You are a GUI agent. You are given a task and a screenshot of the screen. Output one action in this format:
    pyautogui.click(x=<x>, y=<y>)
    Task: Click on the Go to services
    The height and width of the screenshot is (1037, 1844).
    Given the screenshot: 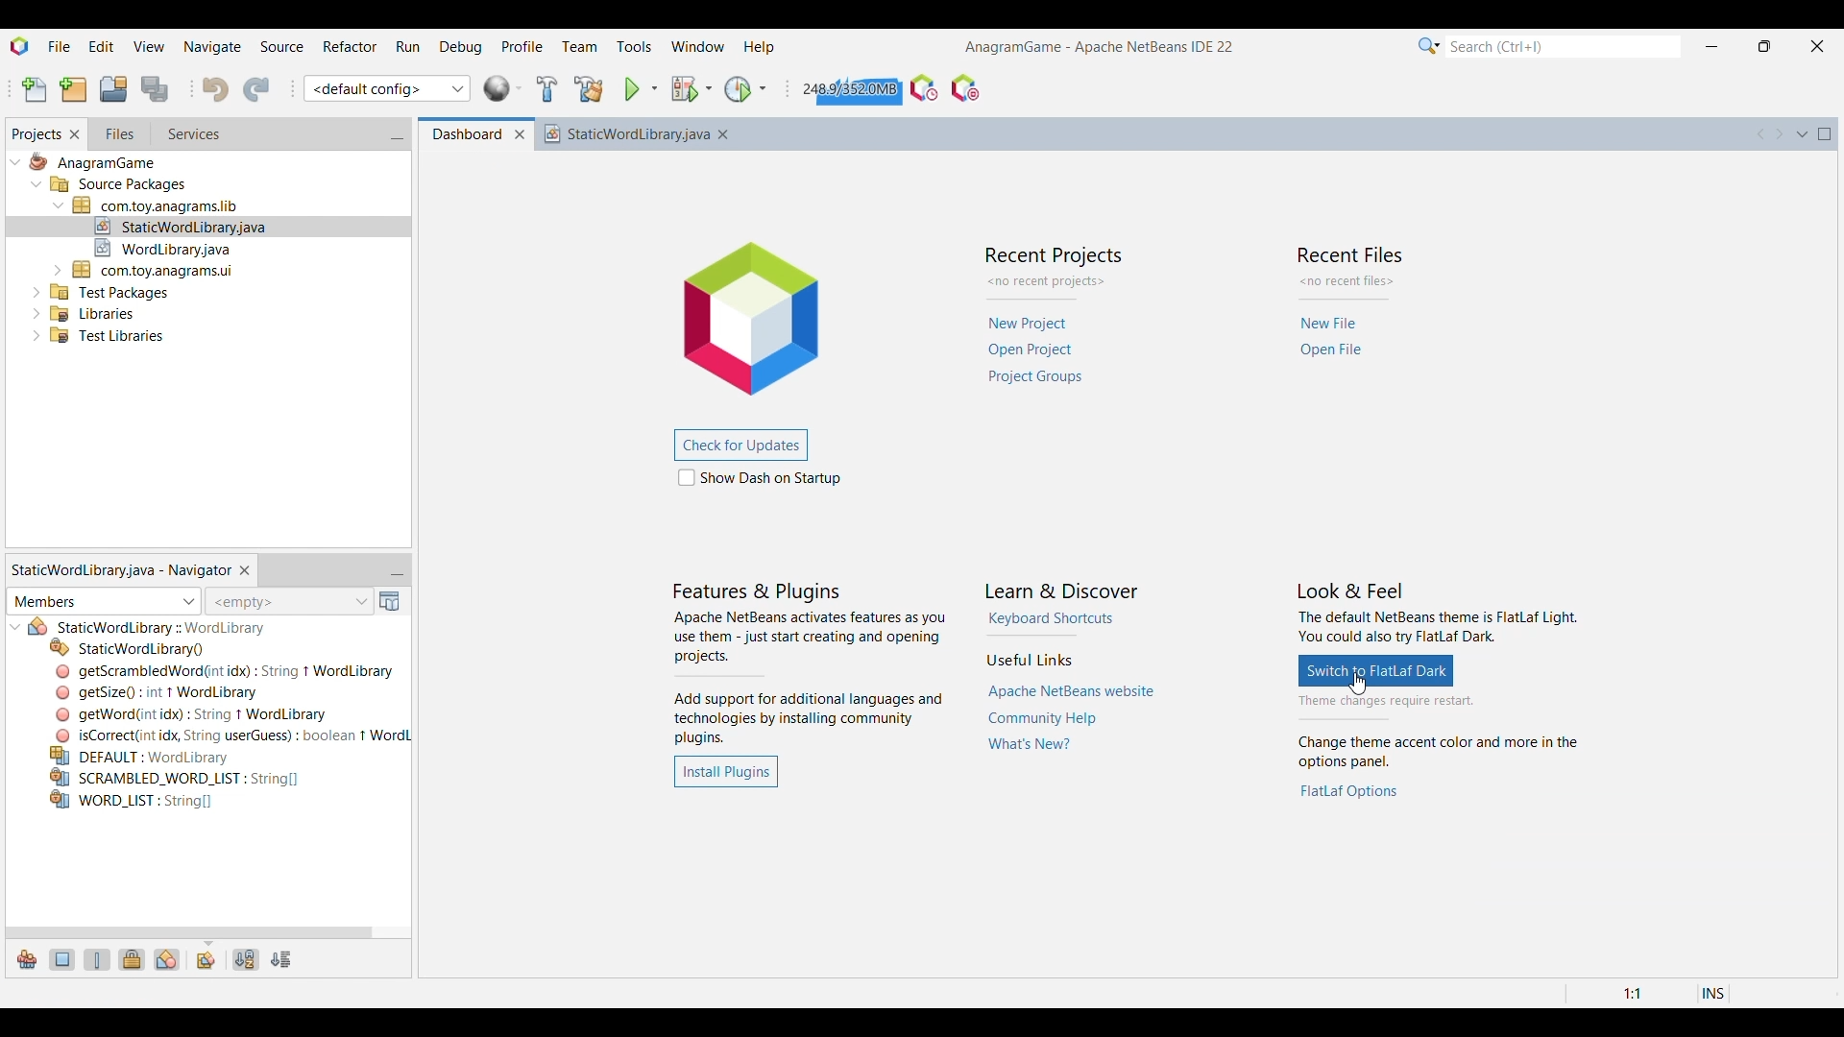 What is the action you would take?
    pyautogui.click(x=192, y=134)
    